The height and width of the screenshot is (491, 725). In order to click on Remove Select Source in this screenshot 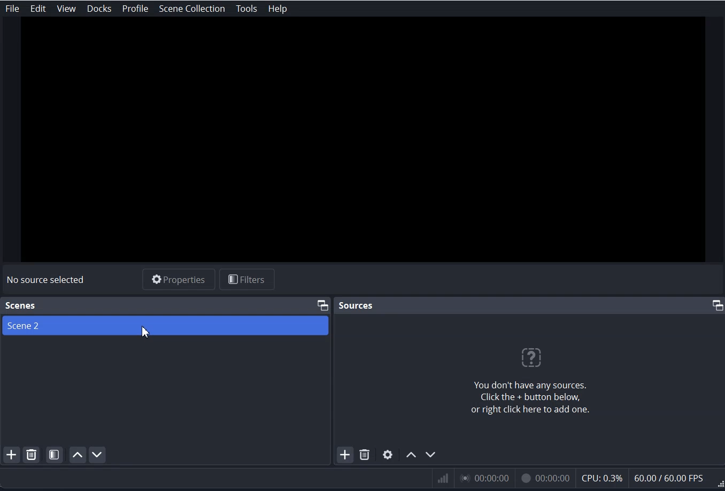, I will do `click(365, 455)`.